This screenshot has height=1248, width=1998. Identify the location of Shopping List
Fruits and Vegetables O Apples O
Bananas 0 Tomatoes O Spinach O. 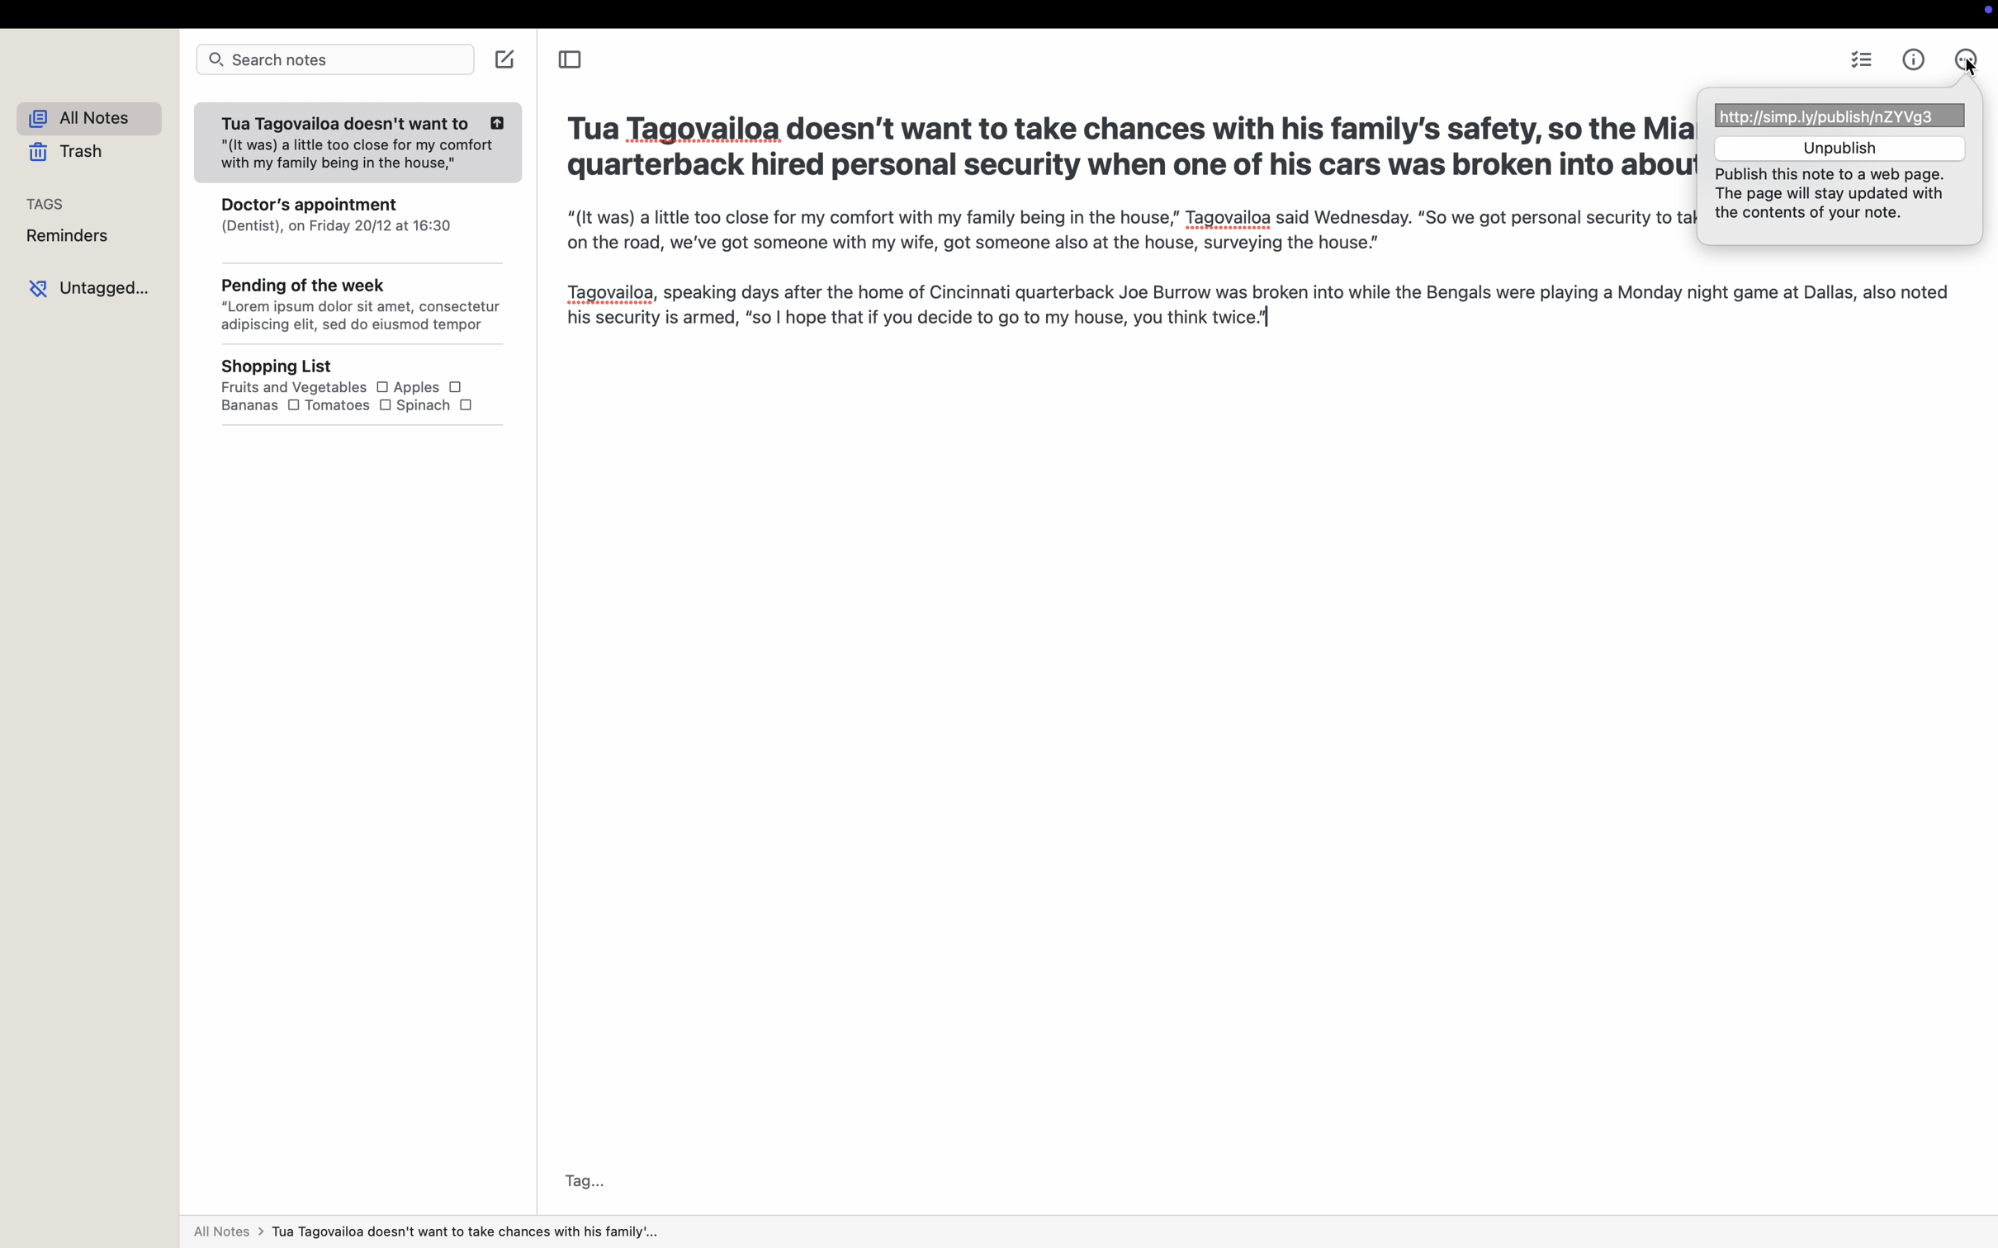
(372, 387).